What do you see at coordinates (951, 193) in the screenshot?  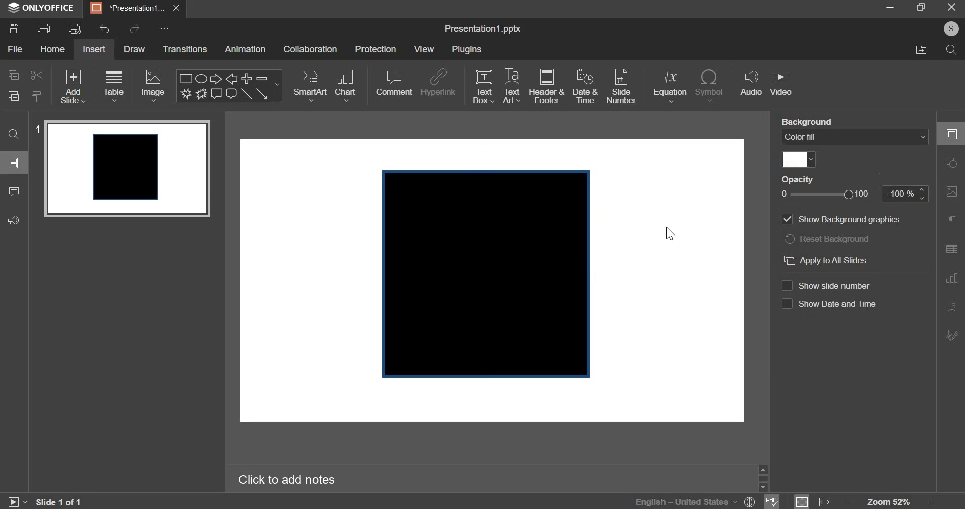 I see `Photos` at bounding box center [951, 193].